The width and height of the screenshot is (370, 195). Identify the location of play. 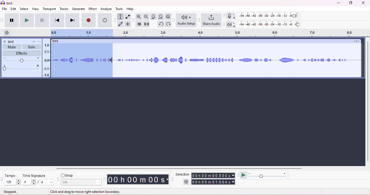
(27, 21).